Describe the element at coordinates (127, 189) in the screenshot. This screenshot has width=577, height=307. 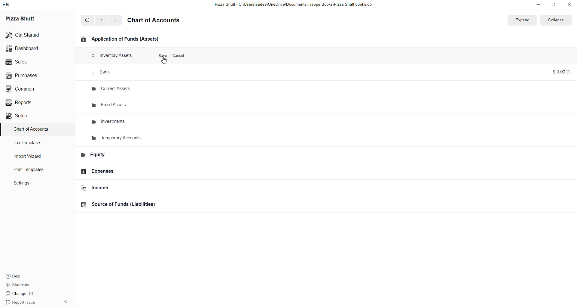
I see `Income ` at that location.